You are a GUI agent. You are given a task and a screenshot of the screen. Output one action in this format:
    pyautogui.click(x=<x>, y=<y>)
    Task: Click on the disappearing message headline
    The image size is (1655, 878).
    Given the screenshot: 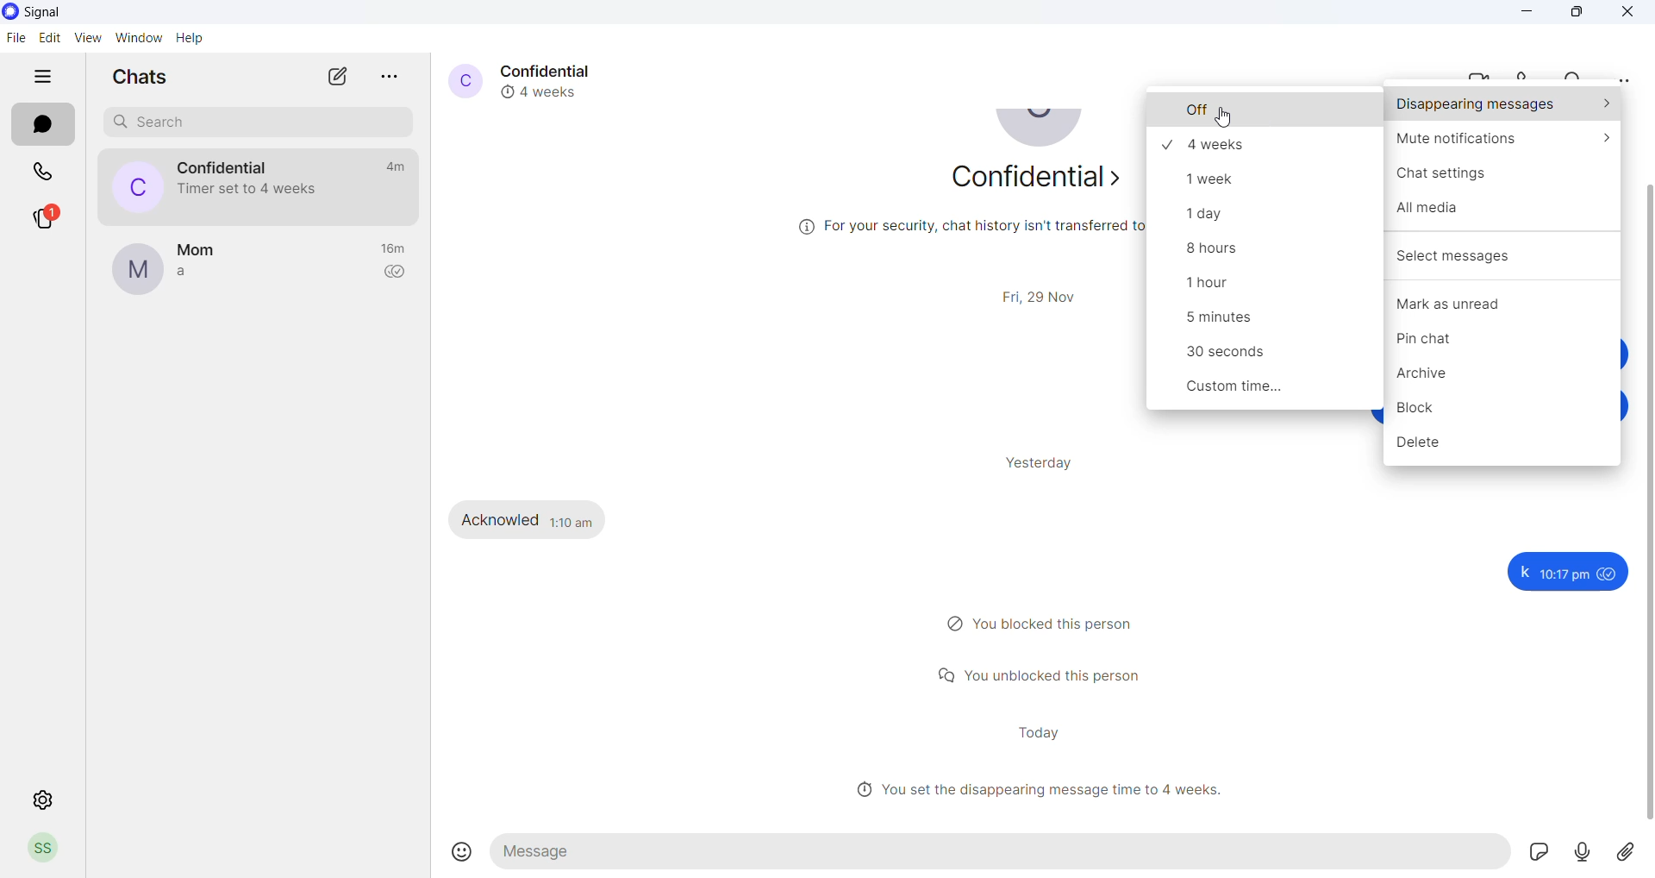 What is the action you would take?
    pyautogui.click(x=1046, y=789)
    